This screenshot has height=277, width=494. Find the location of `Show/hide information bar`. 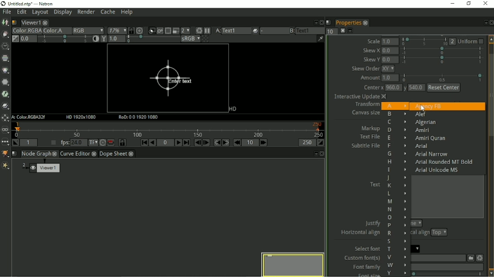

Show/hide information bar is located at coordinates (320, 38).